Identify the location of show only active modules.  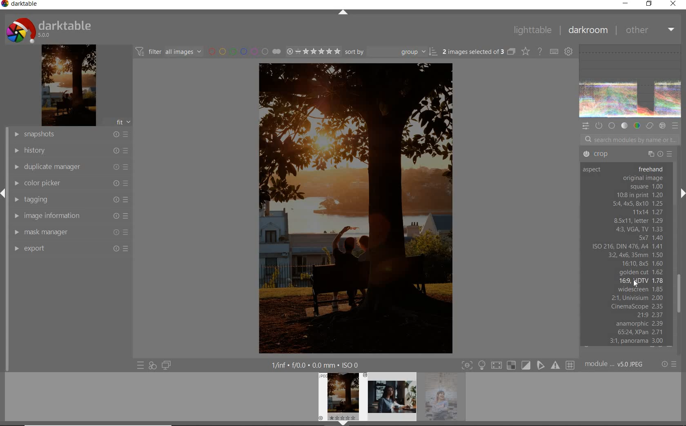
(599, 125).